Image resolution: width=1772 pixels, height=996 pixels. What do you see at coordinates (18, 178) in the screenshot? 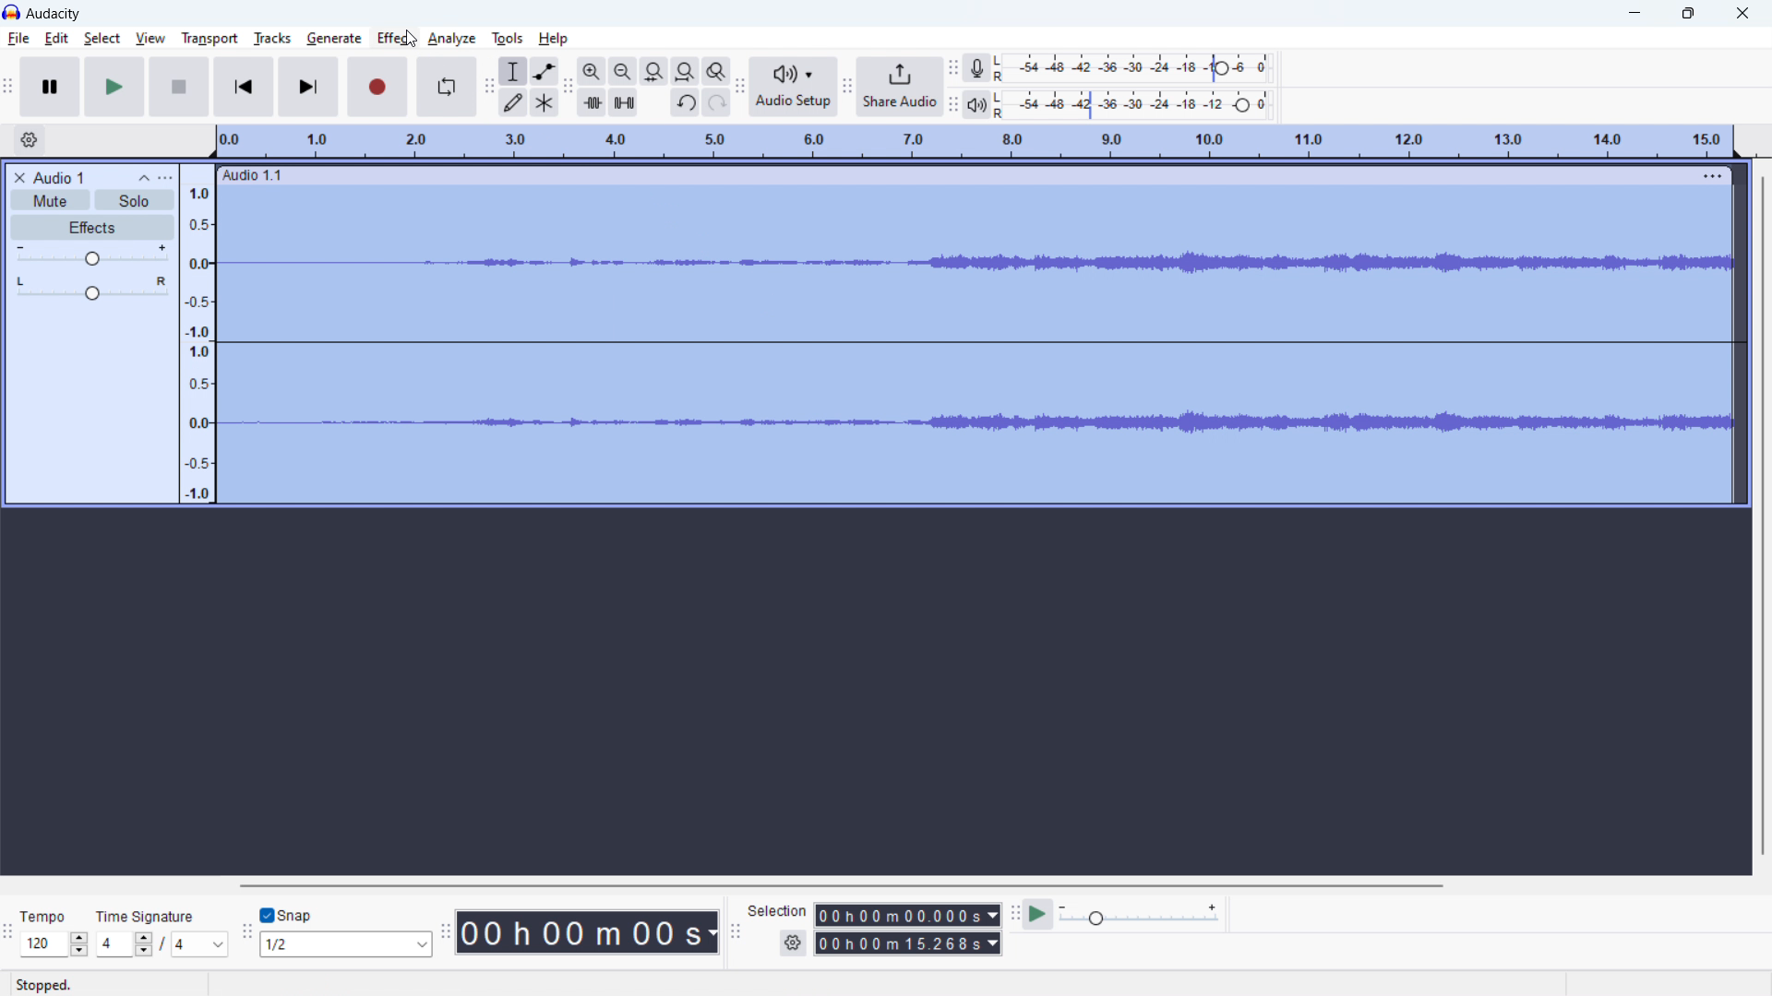
I see `delete audio` at bounding box center [18, 178].